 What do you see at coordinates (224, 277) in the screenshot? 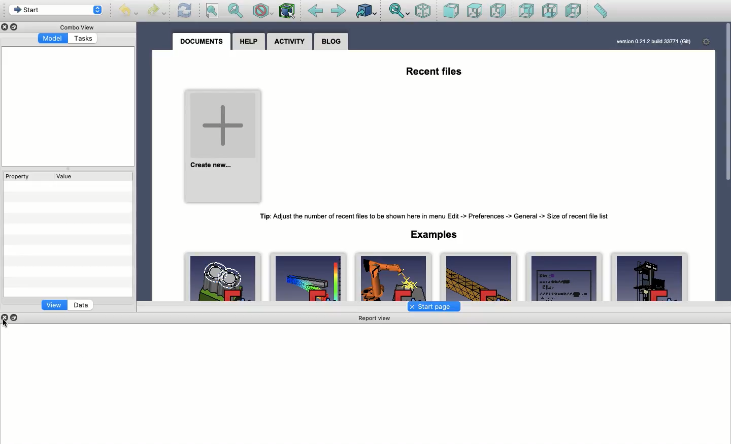
I see `EngineBlock.FCStd Werner Mayer 78Kb` at bounding box center [224, 277].